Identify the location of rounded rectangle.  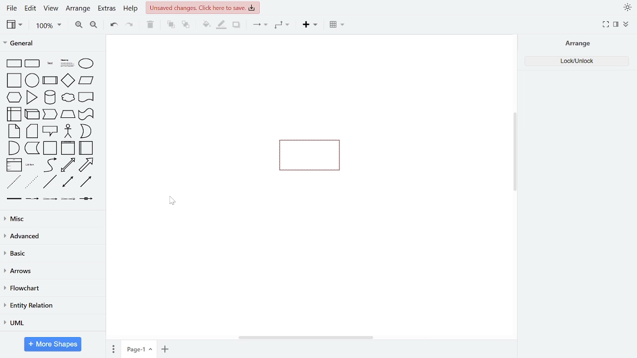
(32, 64).